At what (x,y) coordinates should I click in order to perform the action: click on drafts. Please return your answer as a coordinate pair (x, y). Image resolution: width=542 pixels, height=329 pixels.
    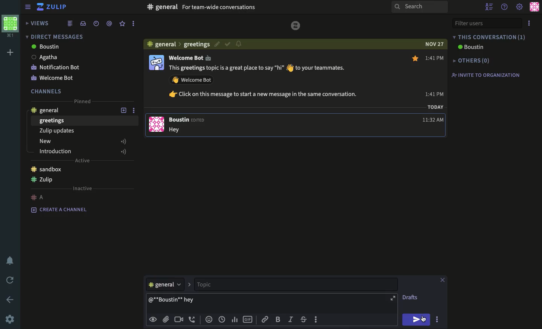
    Looking at the image, I should click on (410, 297).